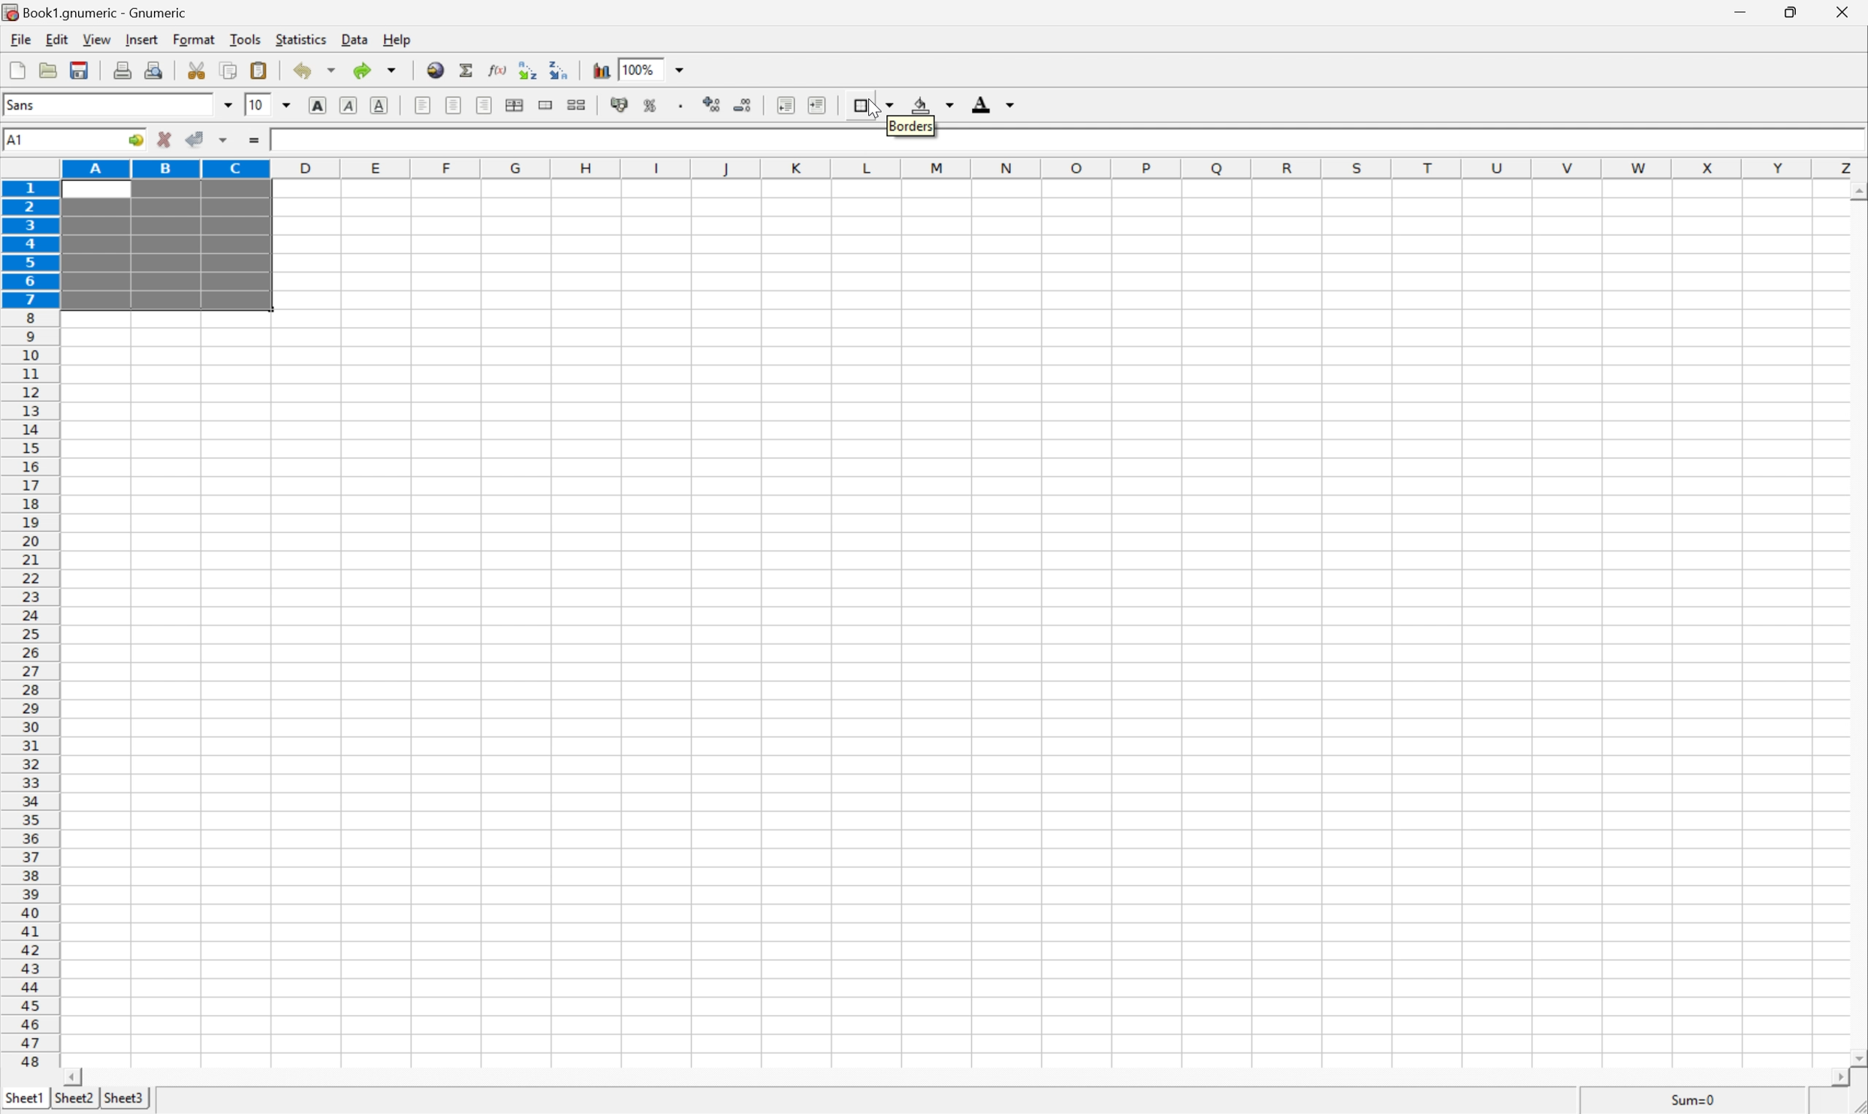  What do you see at coordinates (223, 140) in the screenshot?
I see `accept changes across selection` at bounding box center [223, 140].